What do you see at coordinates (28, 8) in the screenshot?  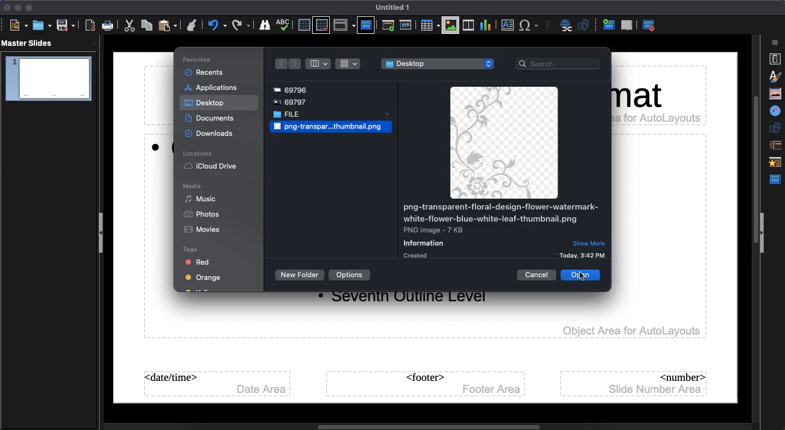 I see `Maximize` at bounding box center [28, 8].